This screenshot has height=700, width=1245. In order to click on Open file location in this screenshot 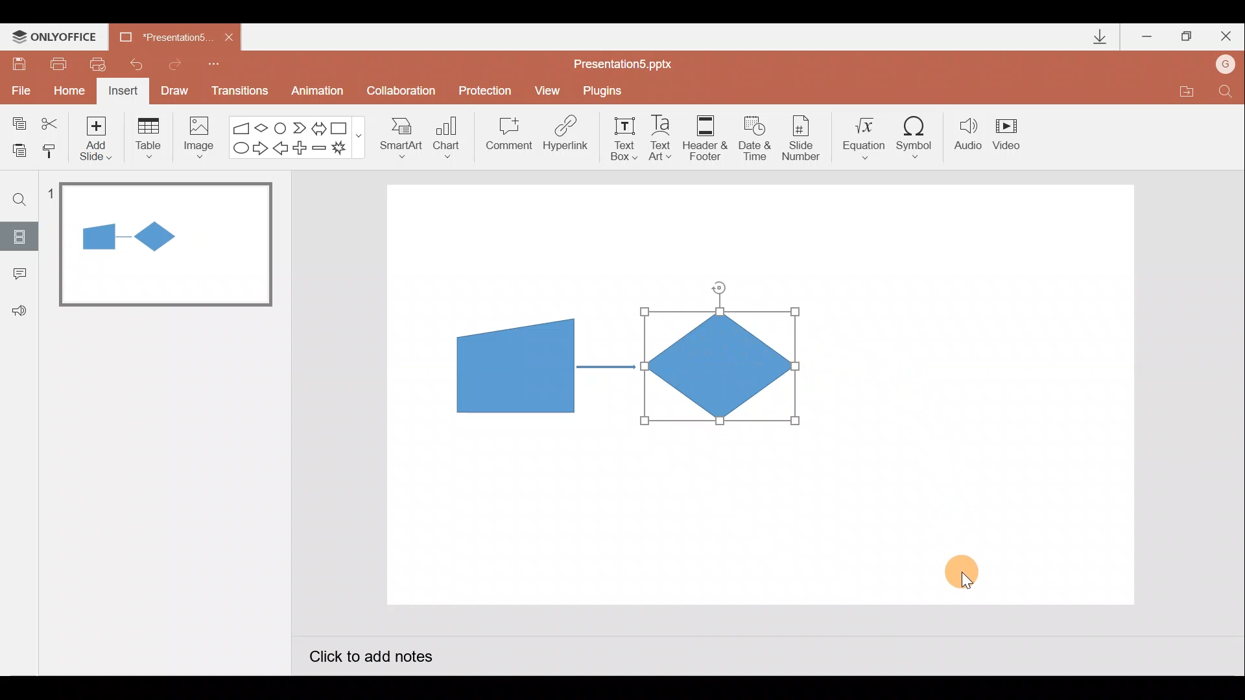, I will do `click(1186, 93)`.